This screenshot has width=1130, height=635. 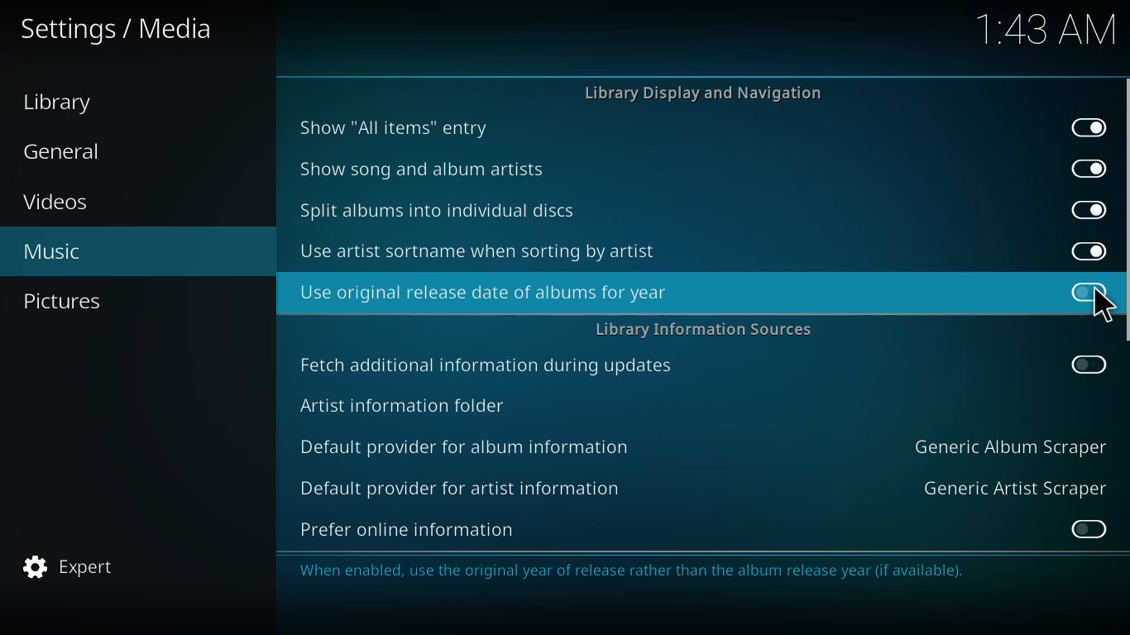 I want to click on enabled, so click(x=1086, y=208).